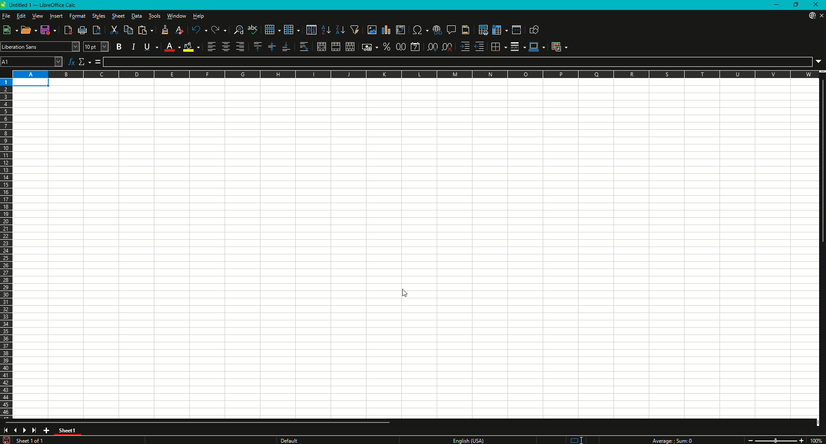 The image size is (826, 444). I want to click on Row, so click(272, 30).